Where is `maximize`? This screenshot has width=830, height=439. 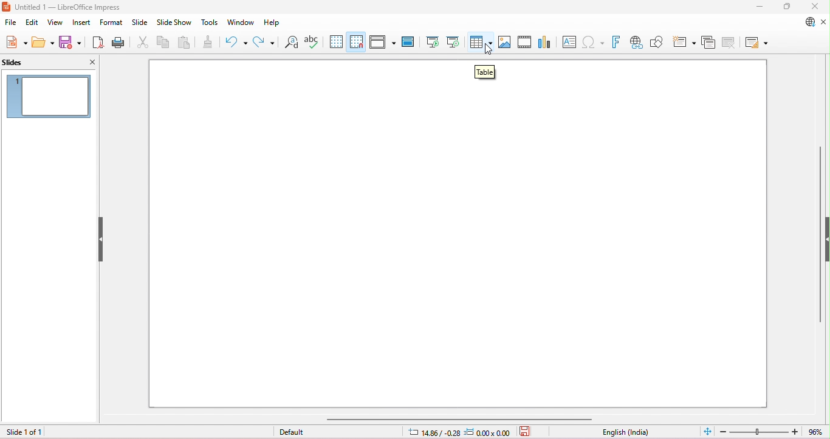
maximize is located at coordinates (786, 7).